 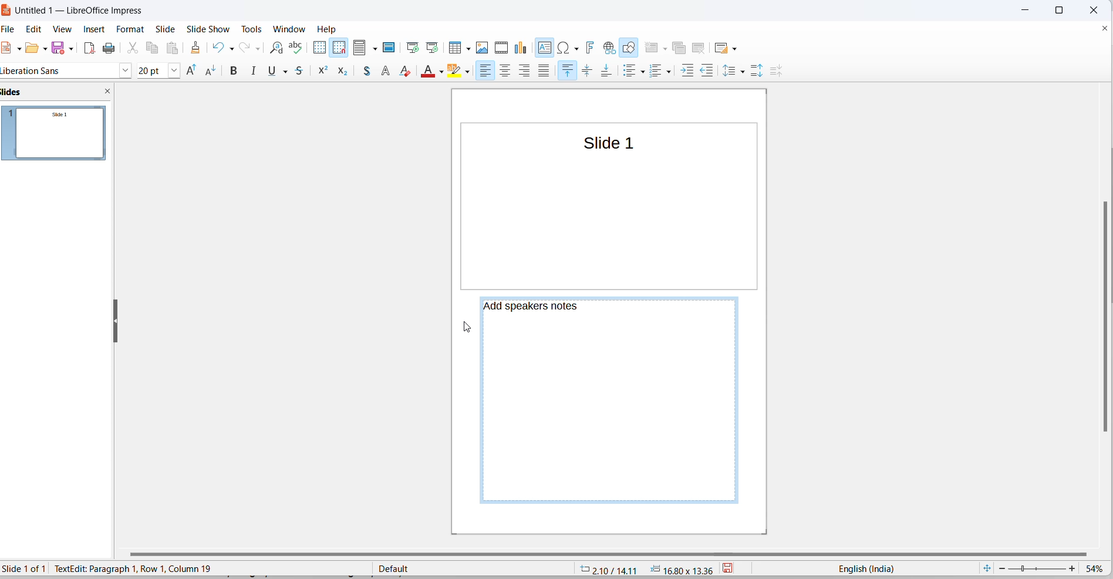 I want to click on undo, so click(x=217, y=47).